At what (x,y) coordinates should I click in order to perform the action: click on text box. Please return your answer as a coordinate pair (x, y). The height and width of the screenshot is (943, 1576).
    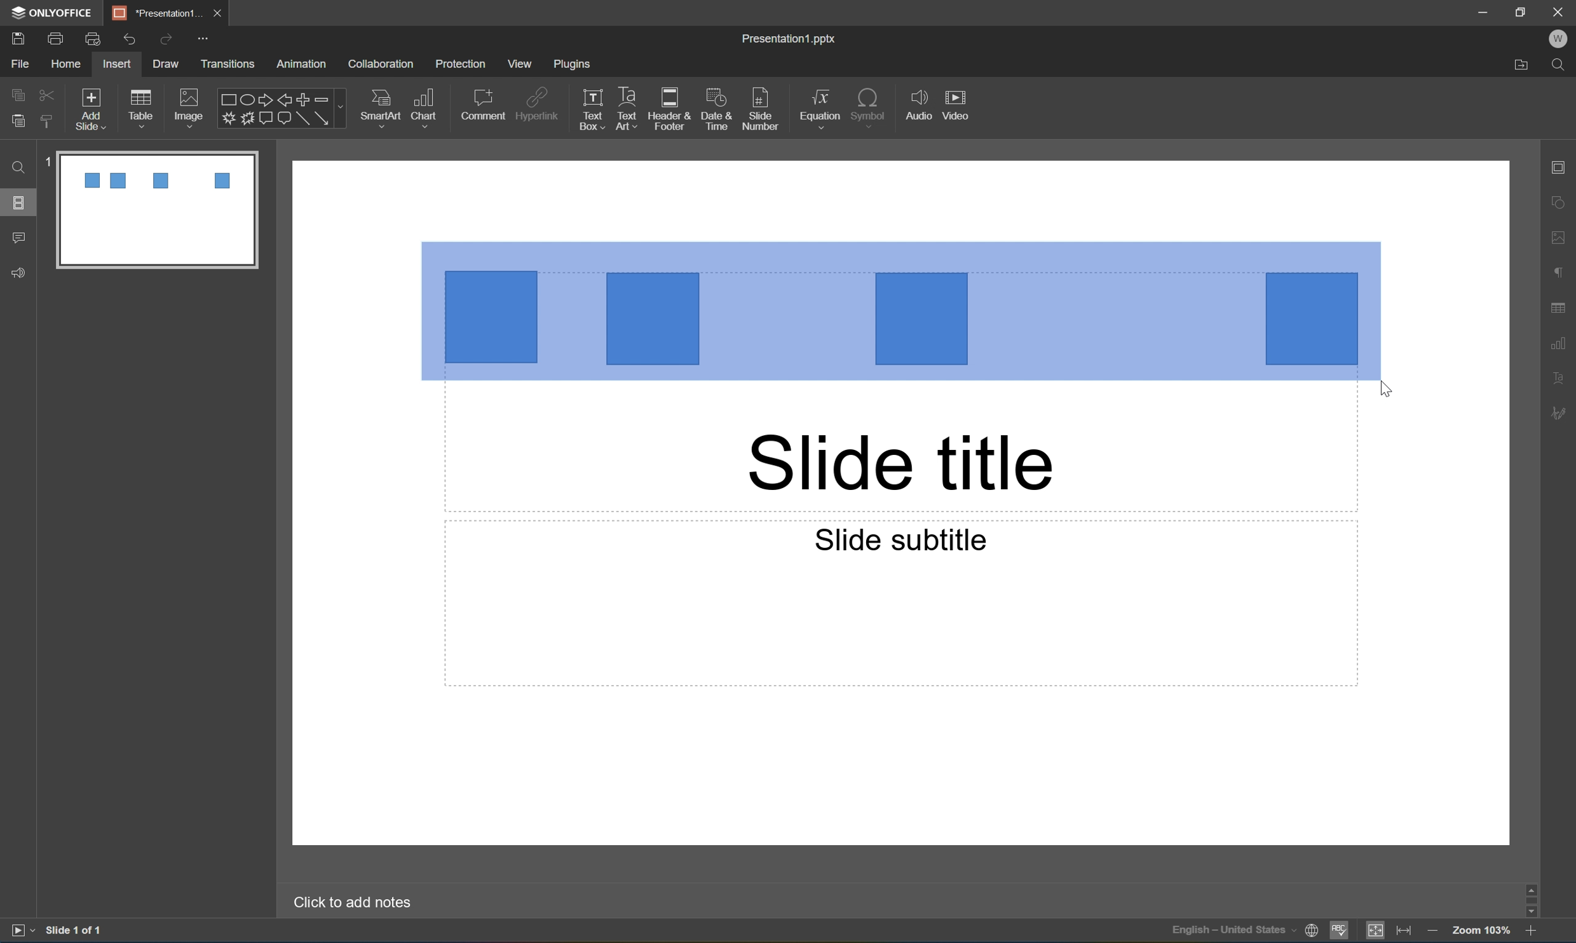
    Looking at the image, I should click on (588, 111).